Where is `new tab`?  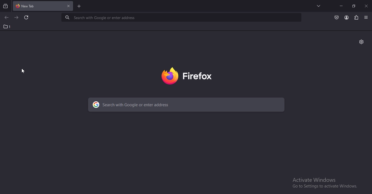
new tab is located at coordinates (79, 6).